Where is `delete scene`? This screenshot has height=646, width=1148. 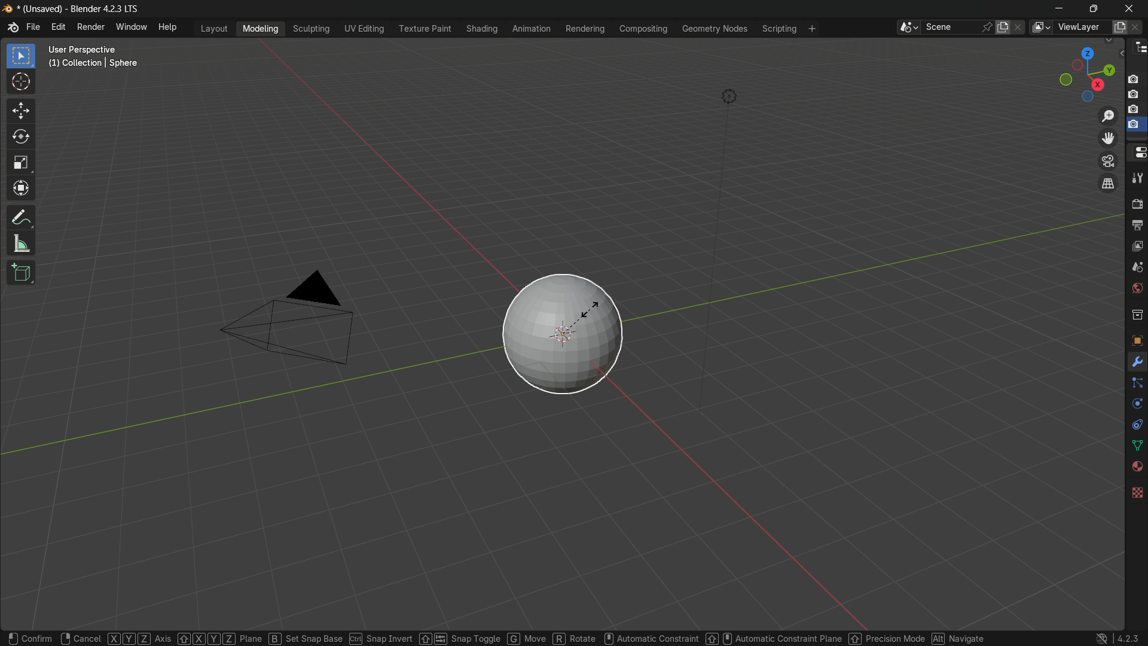
delete scene is located at coordinates (1019, 28).